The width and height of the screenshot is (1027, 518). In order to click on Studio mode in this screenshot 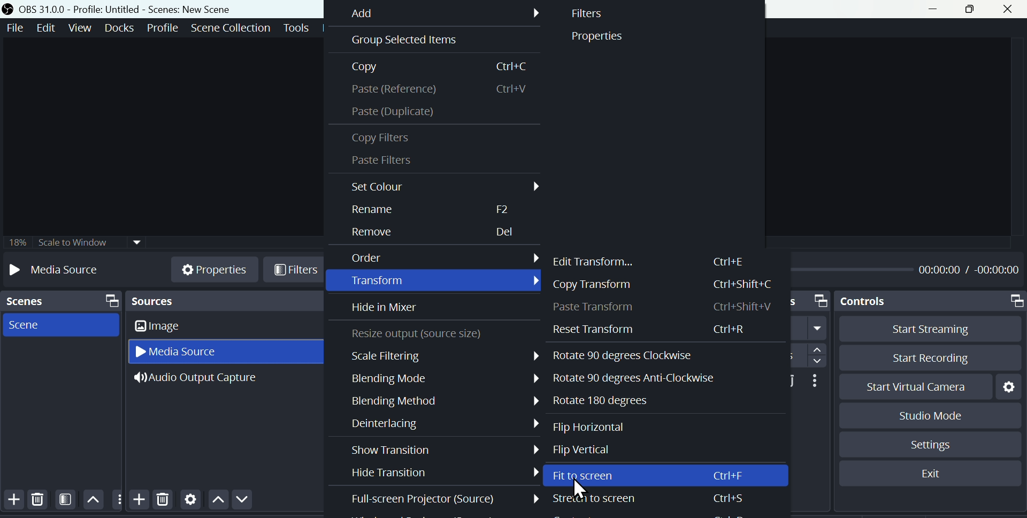, I will do `click(921, 415)`.